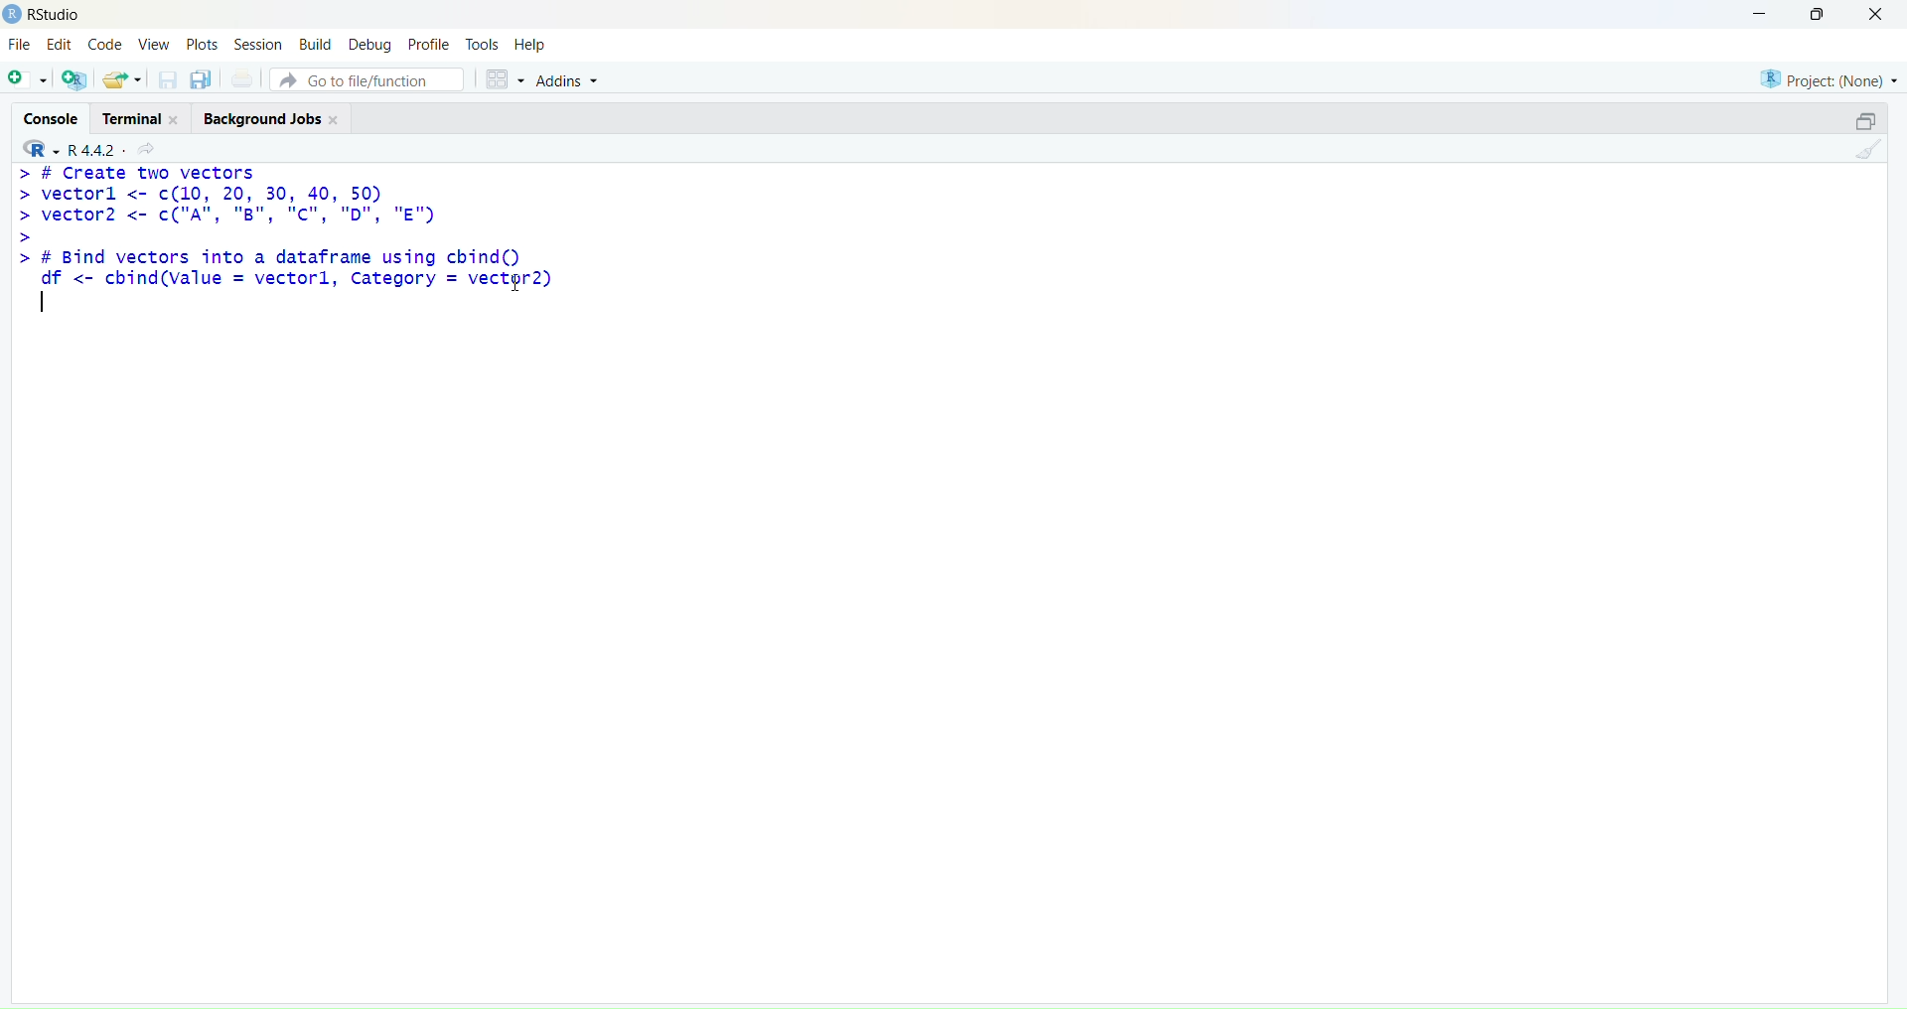 The width and height of the screenshot is (1907, 1009). What do you see at coordinates (122, 80) in the screenshot?
I see `open existing document` at bounding box center [122, 80].